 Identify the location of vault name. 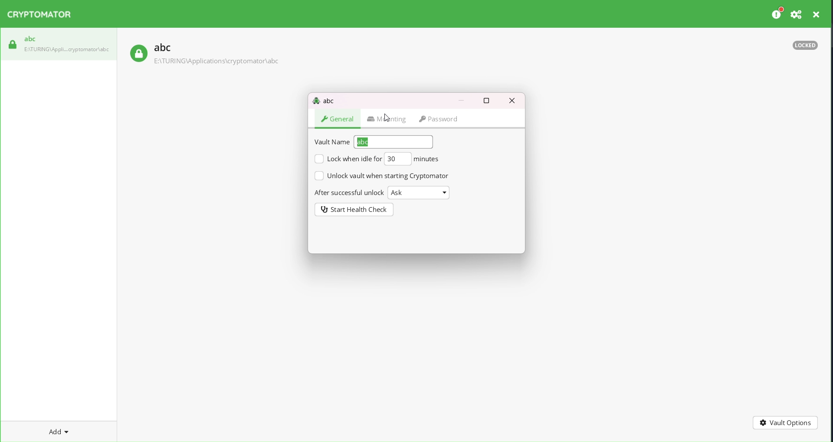
(332, 141).